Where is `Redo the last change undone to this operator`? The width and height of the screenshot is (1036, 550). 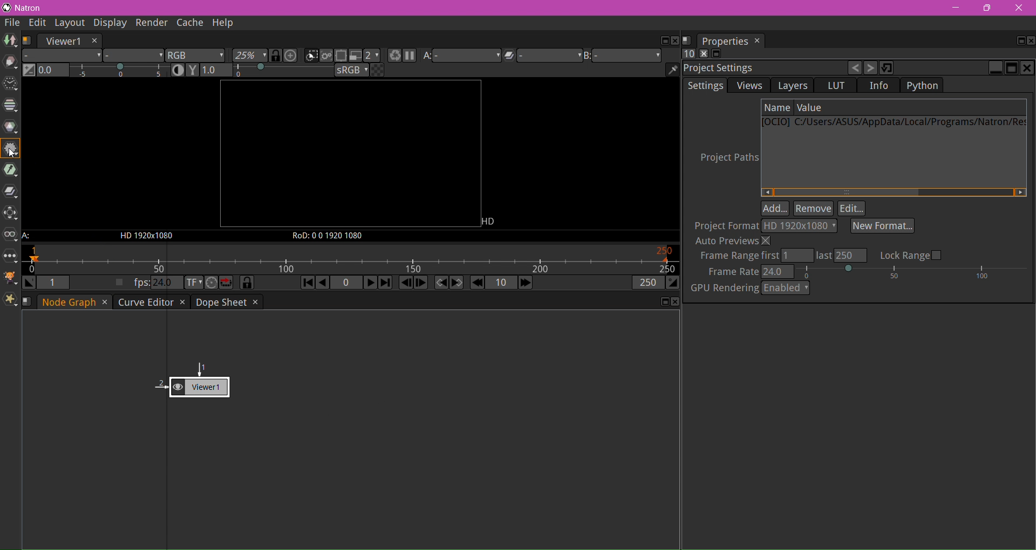
Redo the last change undone to this operator is located at coordinates (871, 68).